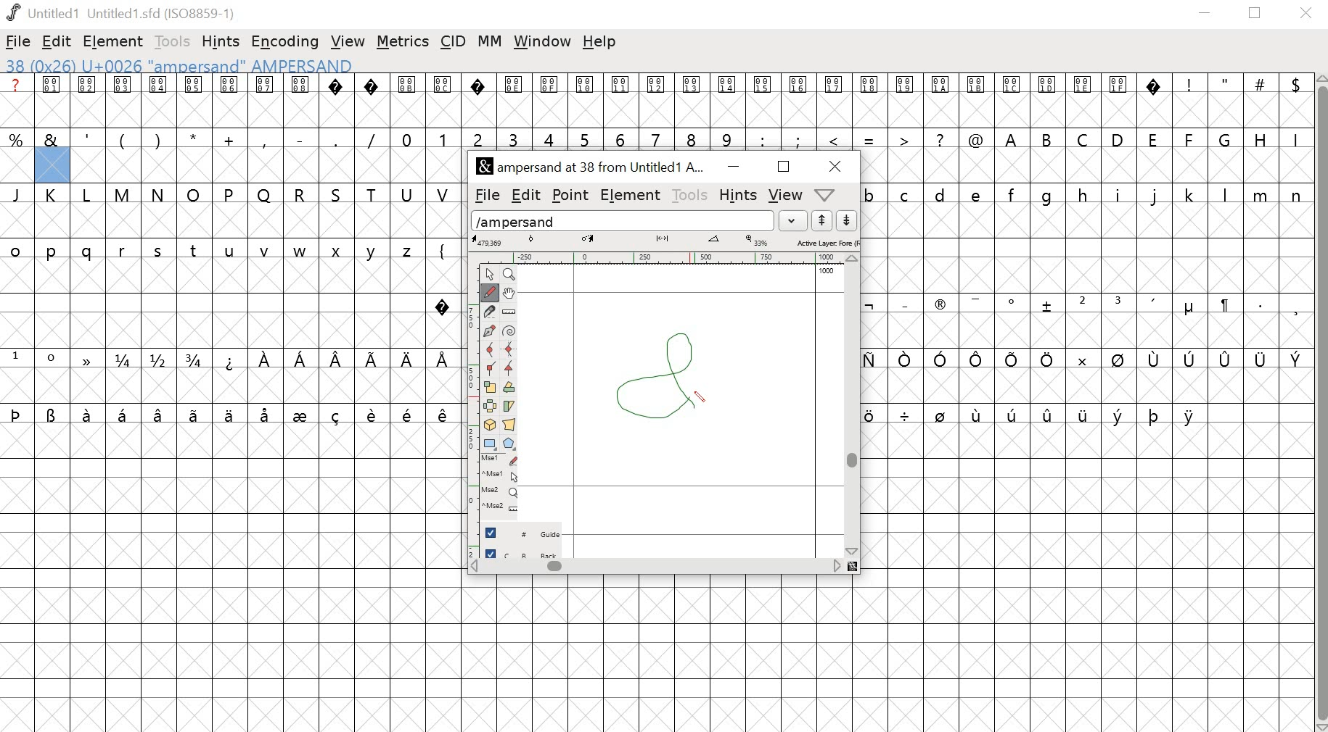  Describe the element at coordinates (52, 138) in the screenshot. I see `&` at that location.